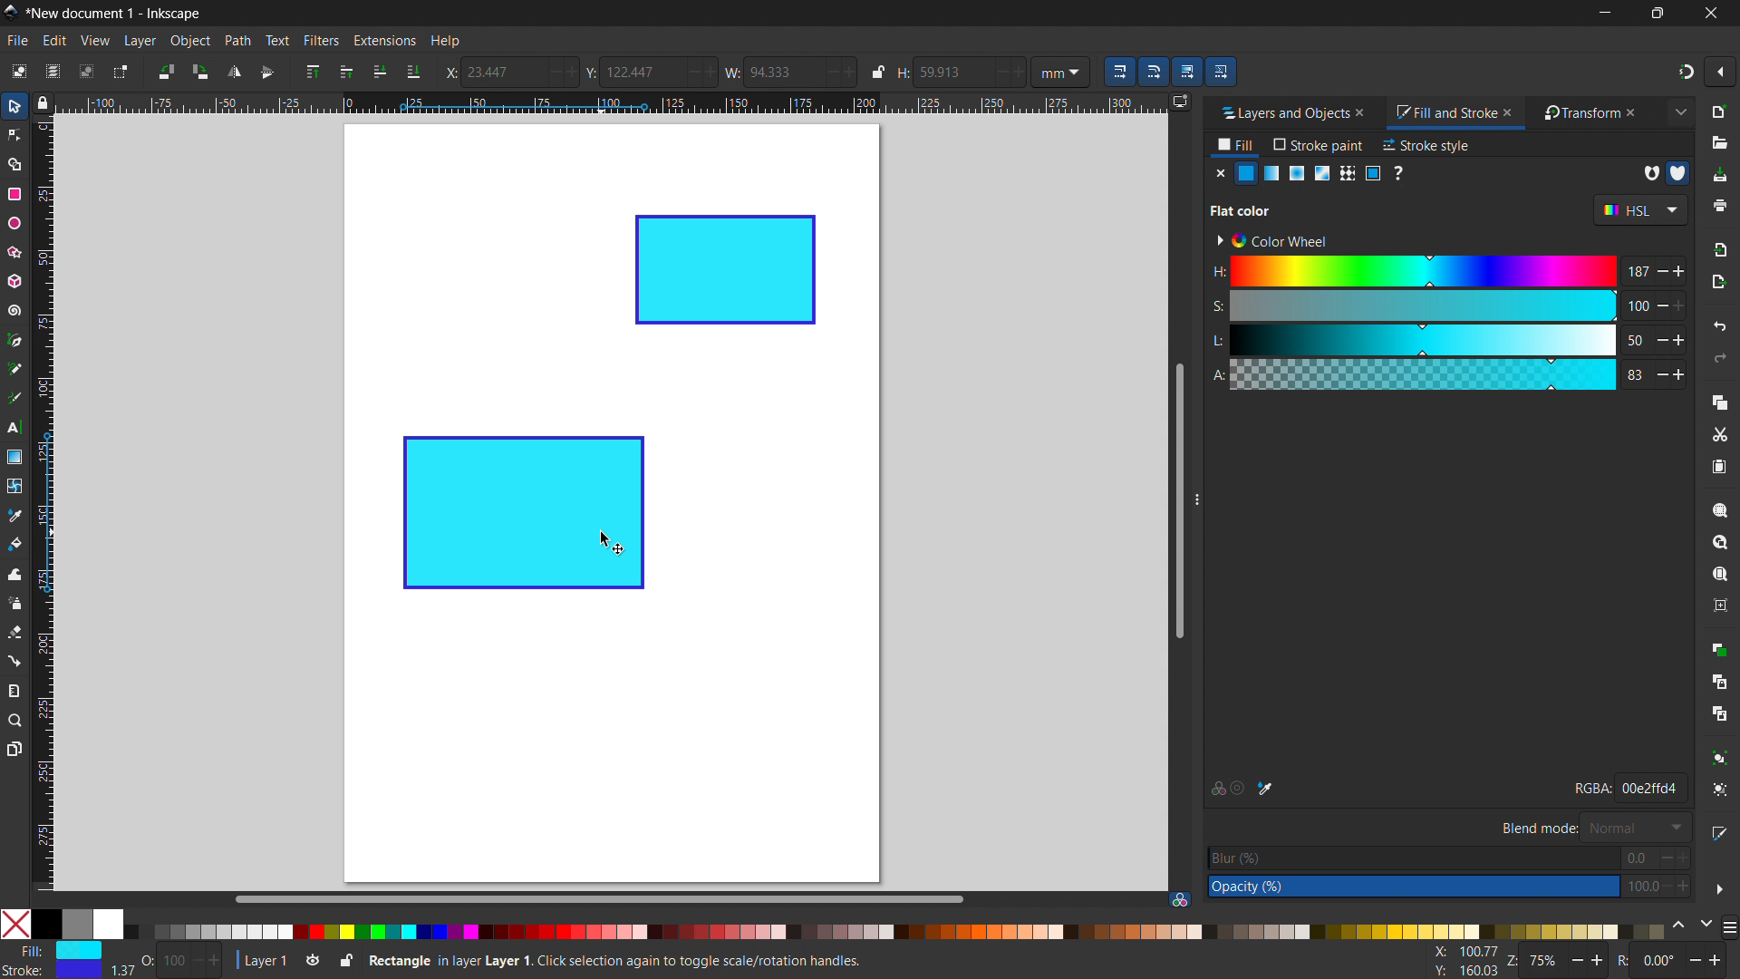 Image resolution: width=1740 pixels, height=979 pixels. Describe the element at coordinates (52, 71) in the screenshot. I see `select all in all layers` at that location.